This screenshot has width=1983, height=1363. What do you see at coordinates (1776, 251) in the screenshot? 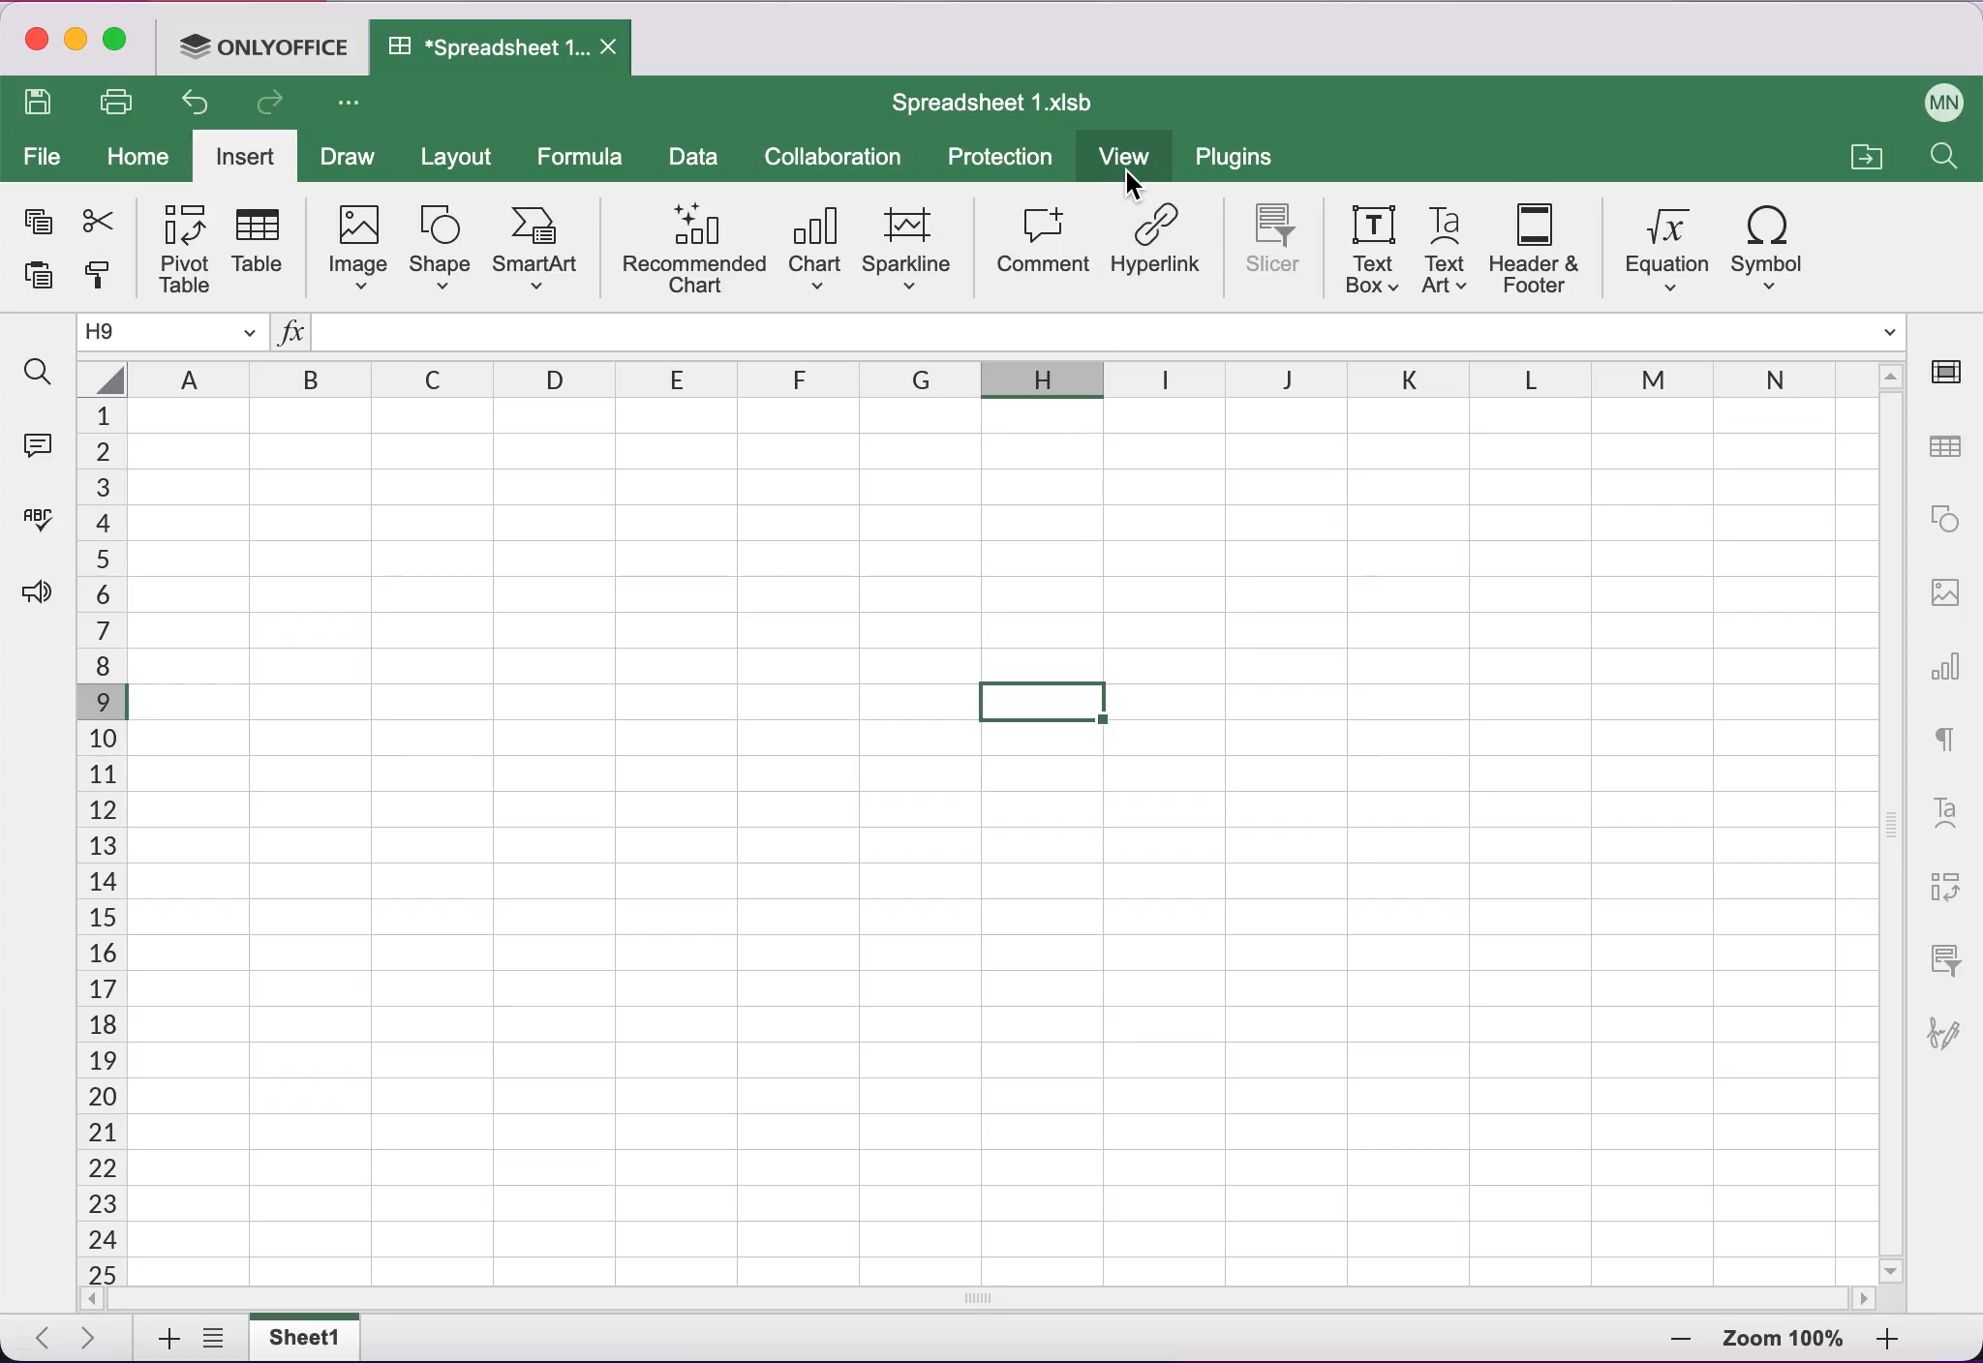
I see `symbol` at bounding box center [1776, 251].